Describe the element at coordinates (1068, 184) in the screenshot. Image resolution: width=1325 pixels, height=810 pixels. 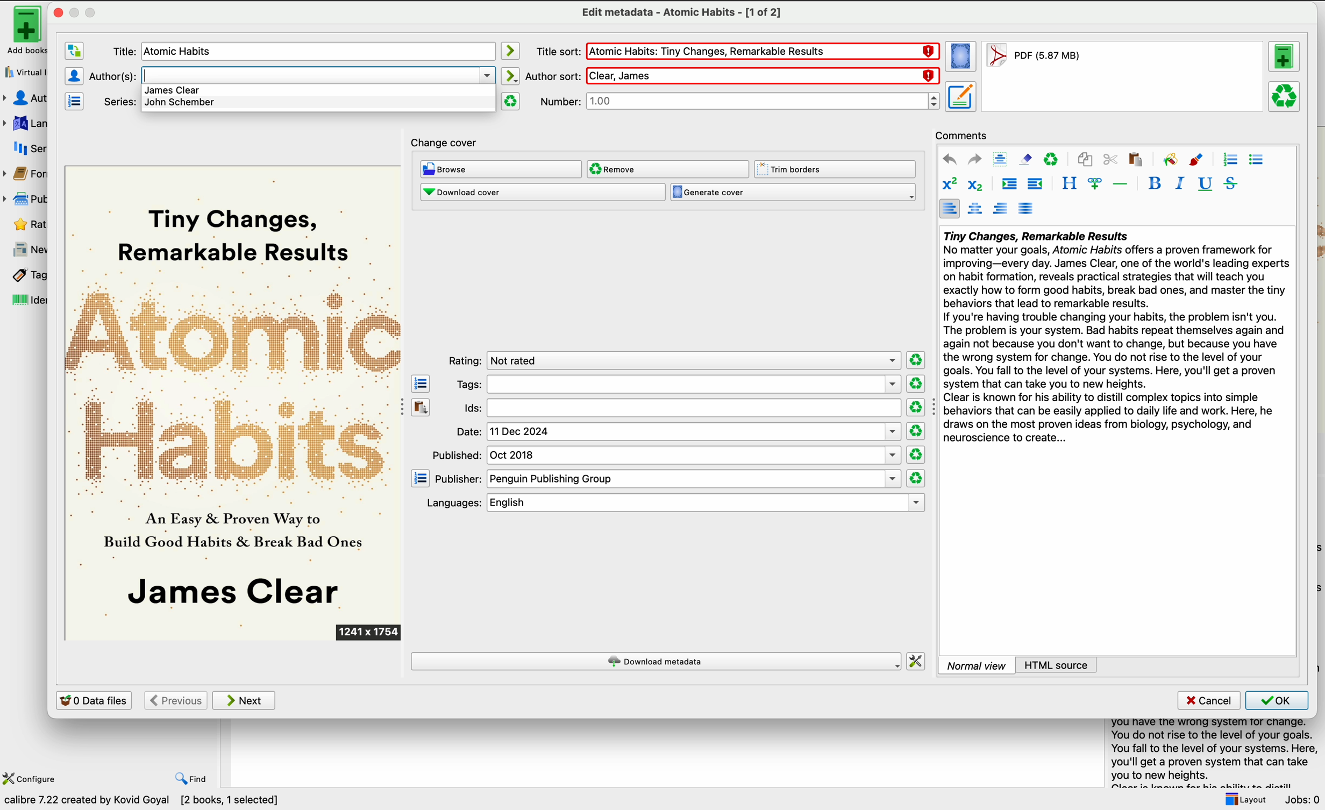
I see `style the selected text block` at that location.